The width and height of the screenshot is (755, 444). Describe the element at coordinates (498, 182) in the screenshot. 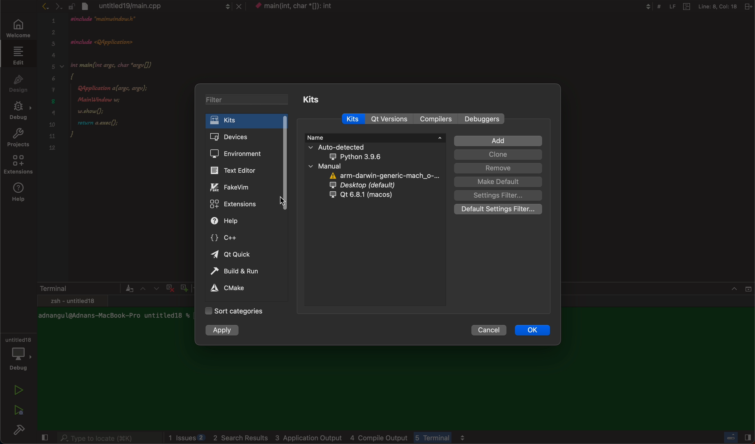

I see `make default ` at that location.